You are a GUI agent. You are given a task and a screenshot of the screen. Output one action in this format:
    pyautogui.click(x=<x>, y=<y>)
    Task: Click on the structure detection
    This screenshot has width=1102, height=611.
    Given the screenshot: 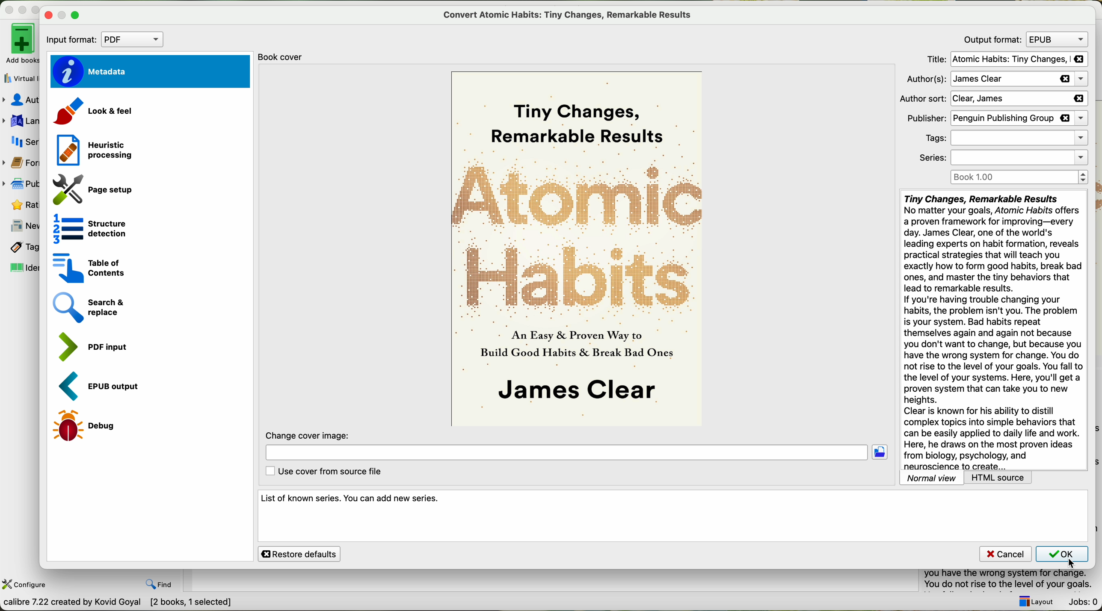 What is the action you would take?
    pyautogui.click(x=85, y=227)
    